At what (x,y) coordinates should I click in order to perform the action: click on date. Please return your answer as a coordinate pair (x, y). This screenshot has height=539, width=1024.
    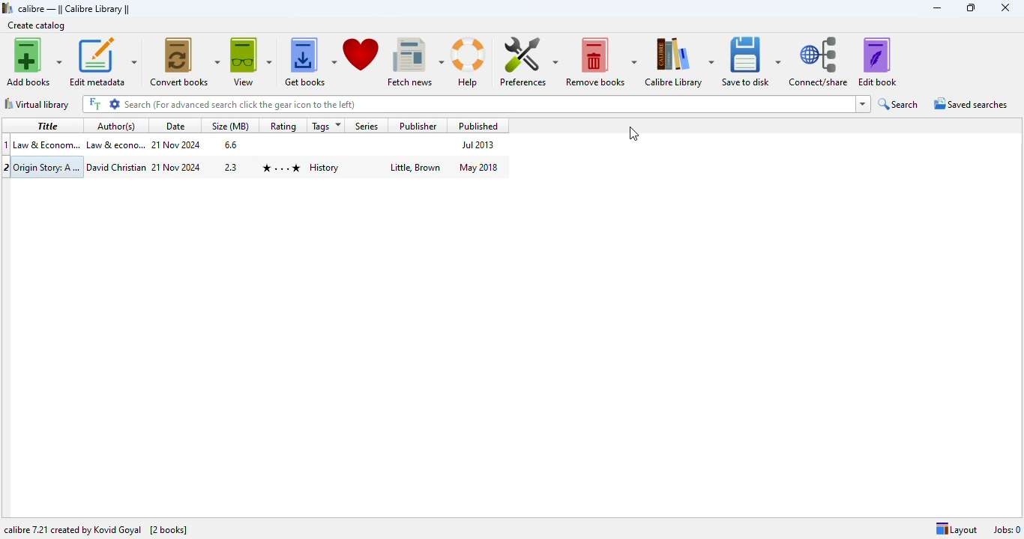
    Looking at the image, I should click on (178, 127).